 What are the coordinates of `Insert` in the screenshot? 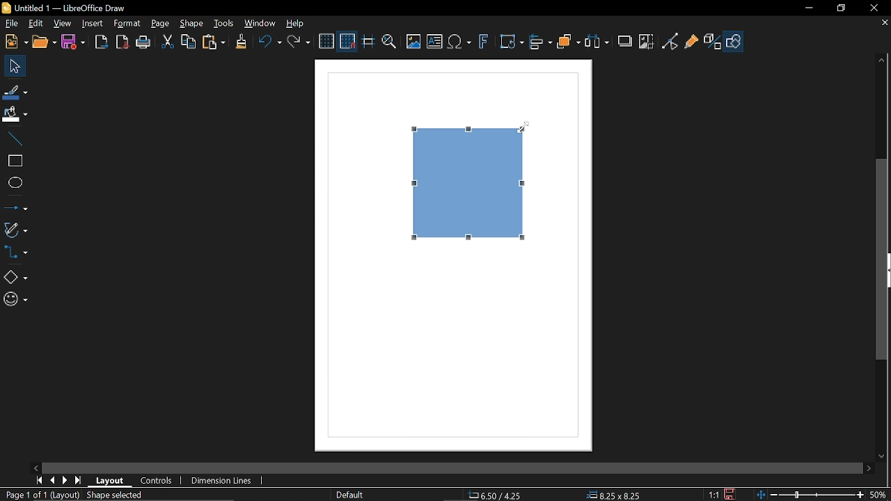 It's located at (91, 24).